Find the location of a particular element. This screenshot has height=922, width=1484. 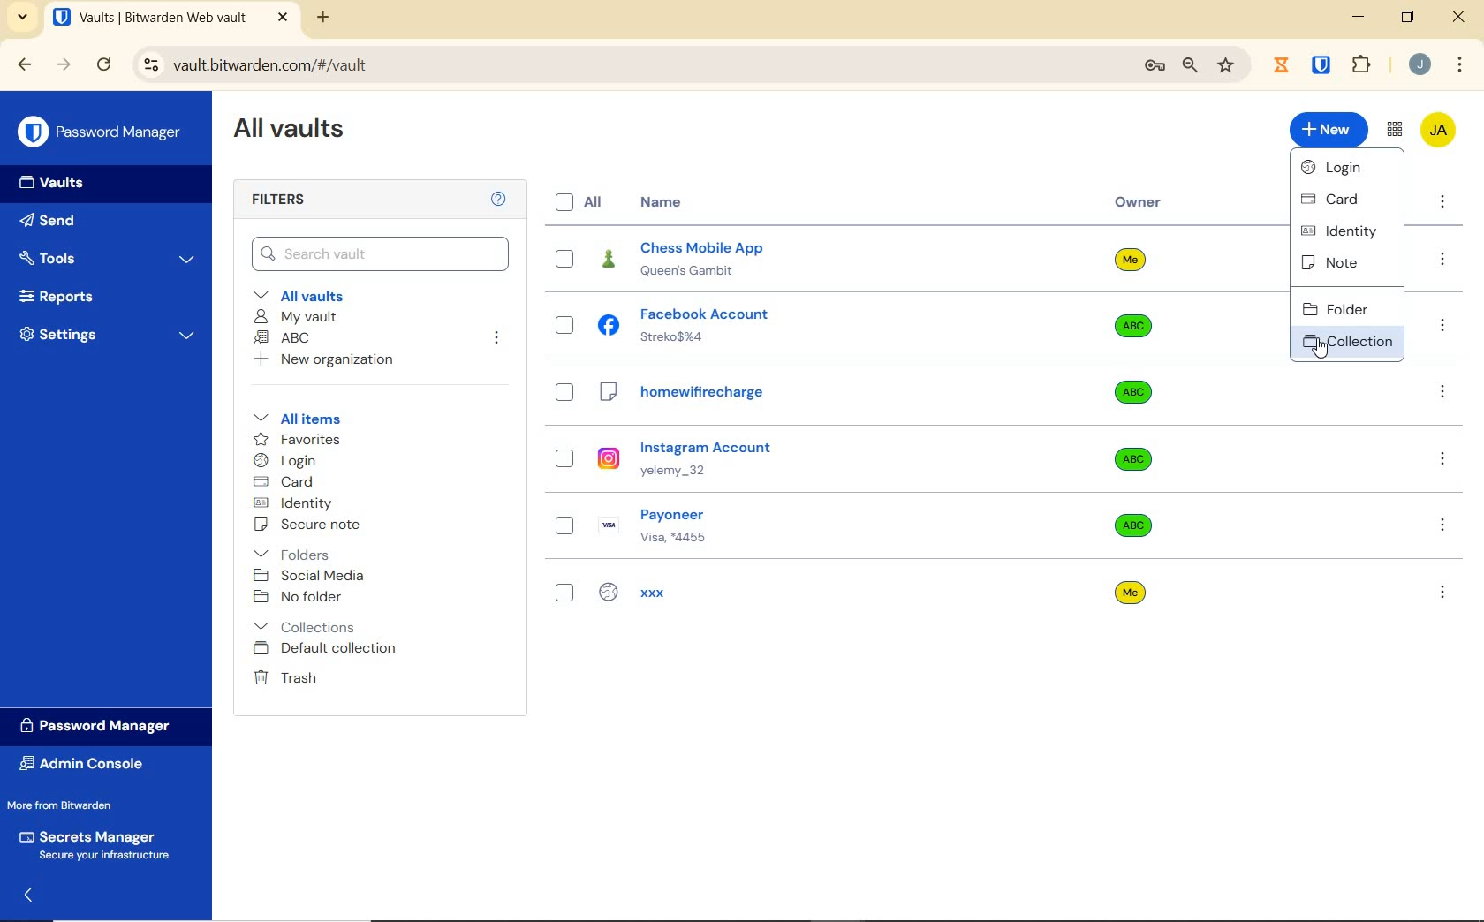

more options is located at coordinates (1442, 461).